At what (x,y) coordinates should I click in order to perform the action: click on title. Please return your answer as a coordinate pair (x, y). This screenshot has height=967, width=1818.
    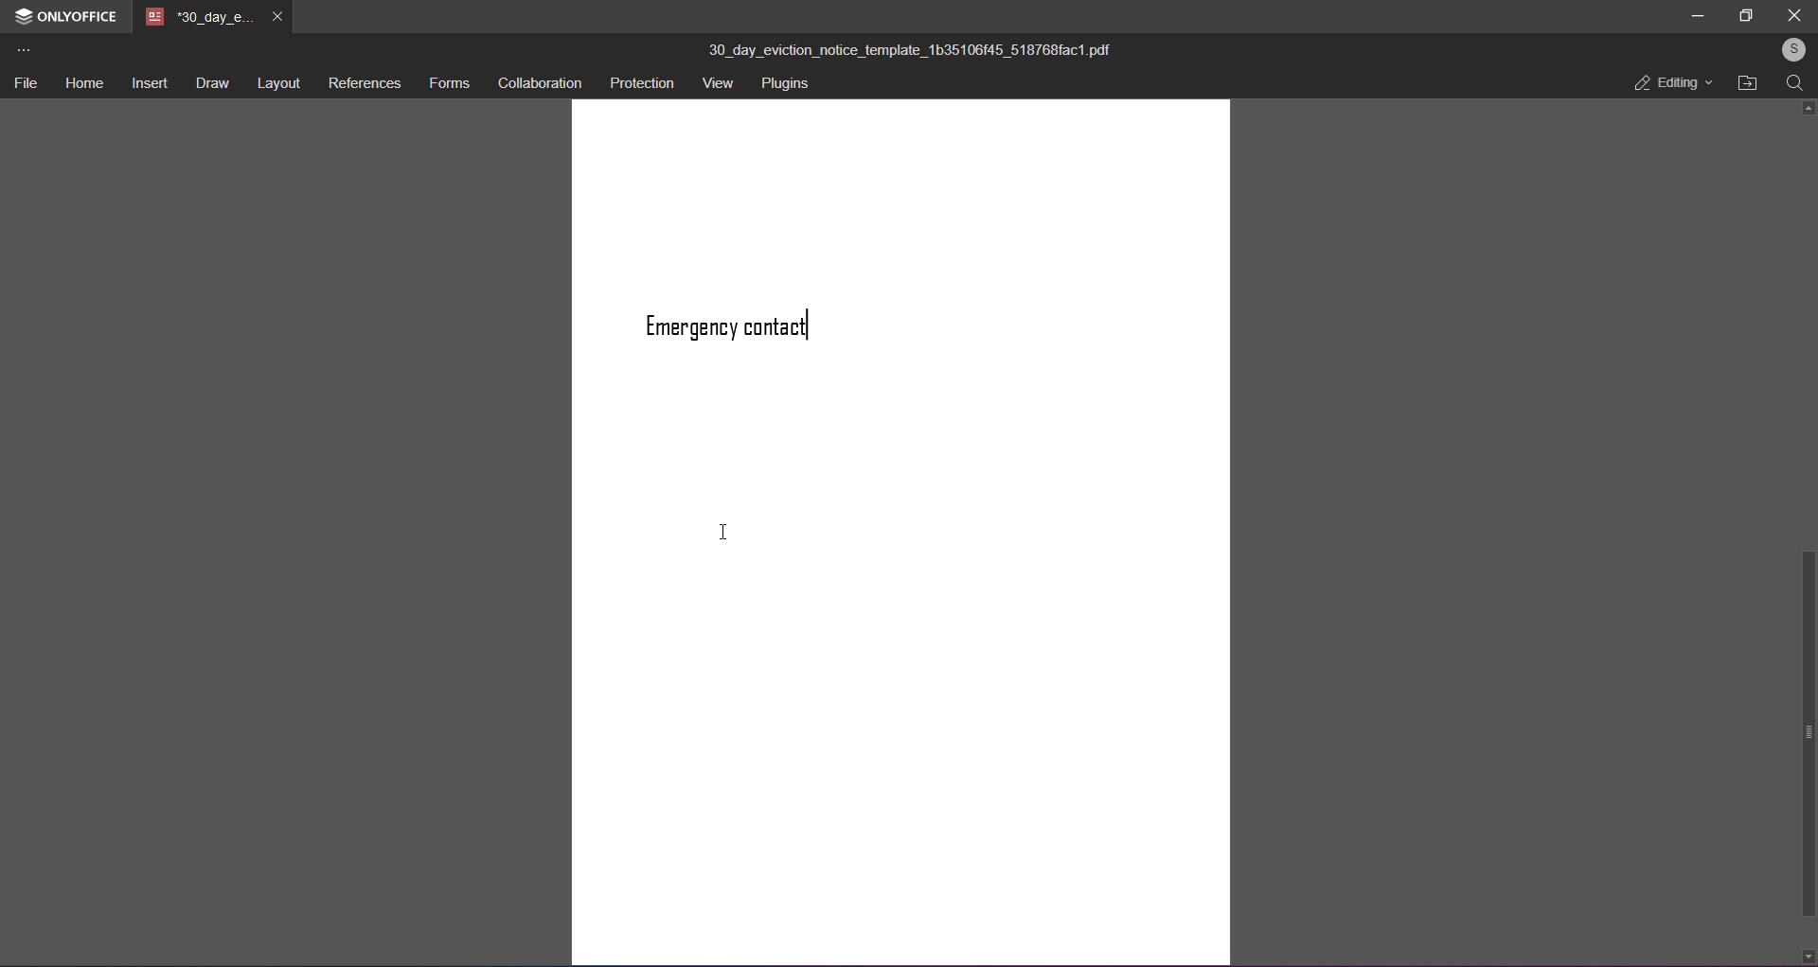
    Looking at the image, I should click on (910, 51).